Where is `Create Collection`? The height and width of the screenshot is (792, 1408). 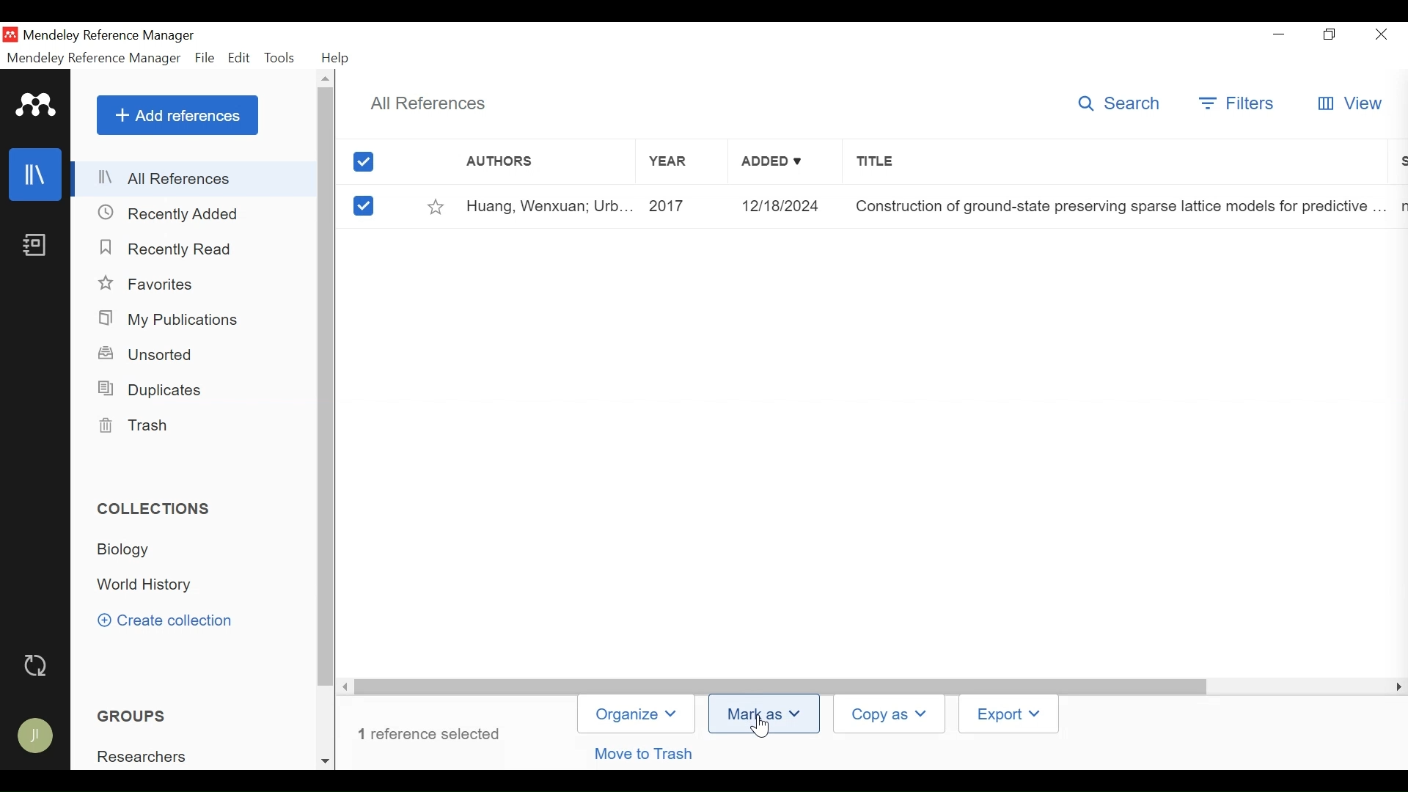 Create Collection is located at coordinates (175, 620).